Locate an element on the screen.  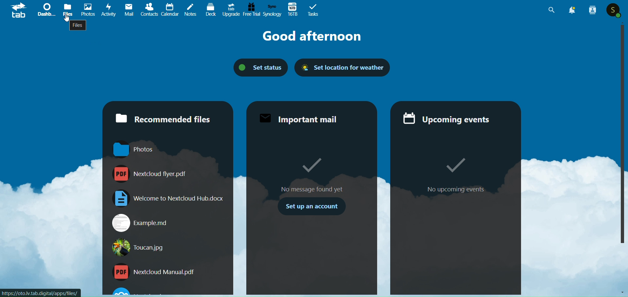
Welcome to Nextcloud Hub.doox is located at coordinates (168, 198).